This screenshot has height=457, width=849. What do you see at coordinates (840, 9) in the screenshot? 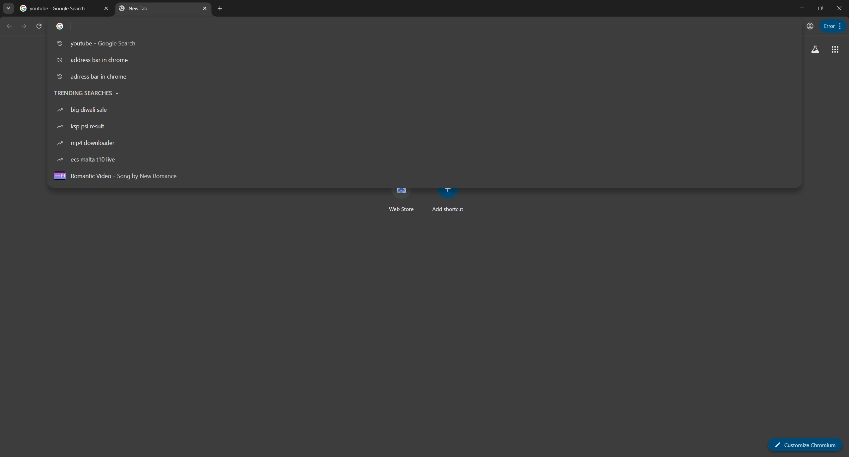
I see `close app` at bounding box center [840, 9].